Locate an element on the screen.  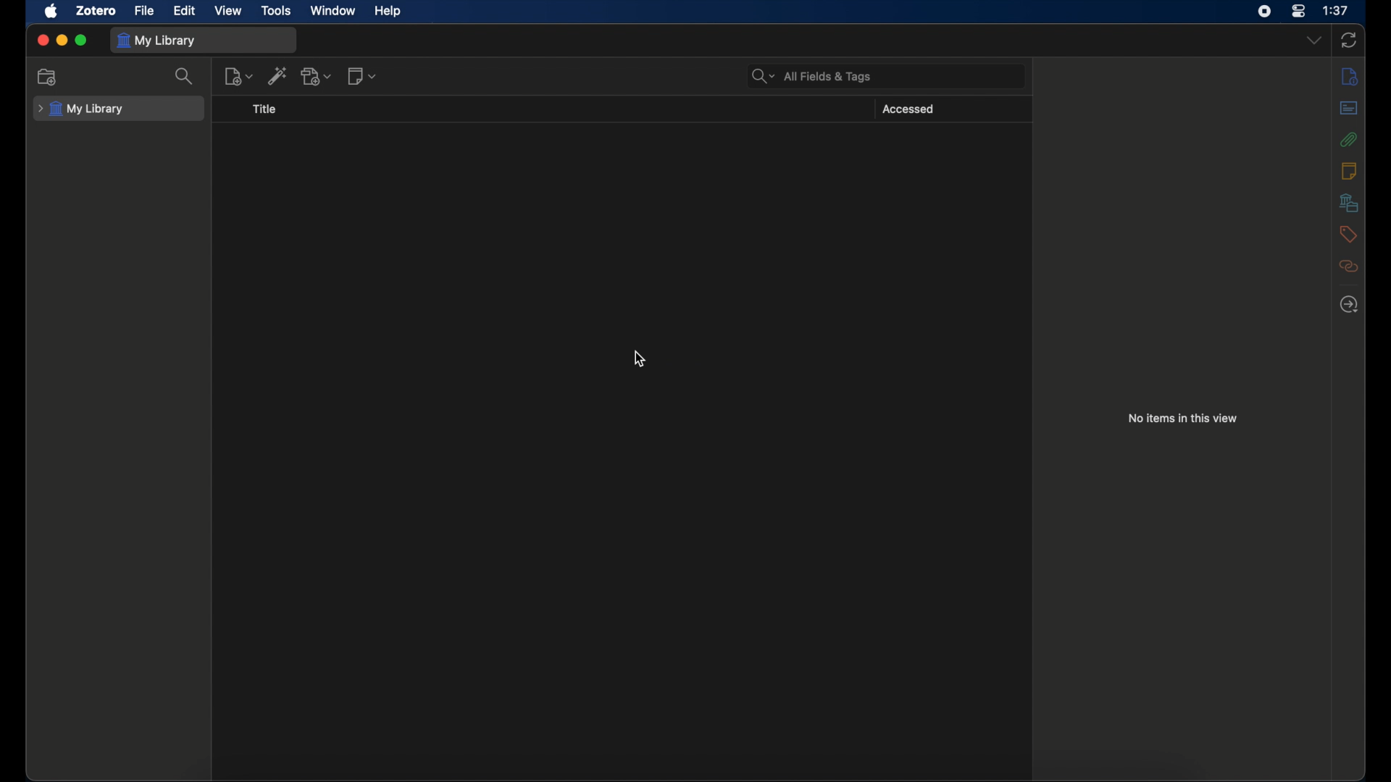
window is located at coordinates (333, 11).